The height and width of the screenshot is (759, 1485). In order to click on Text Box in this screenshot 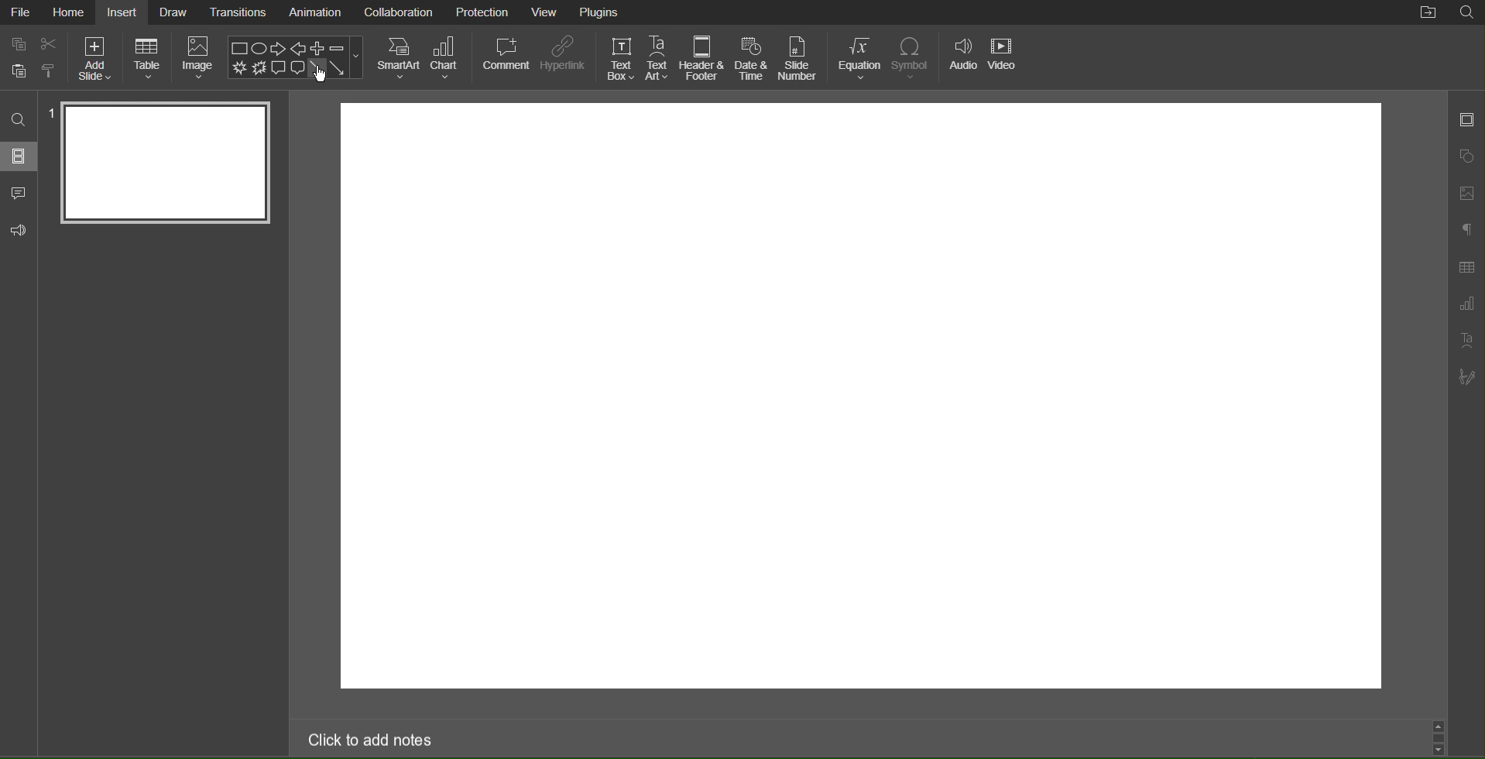, I will do `click(619, 57)`.